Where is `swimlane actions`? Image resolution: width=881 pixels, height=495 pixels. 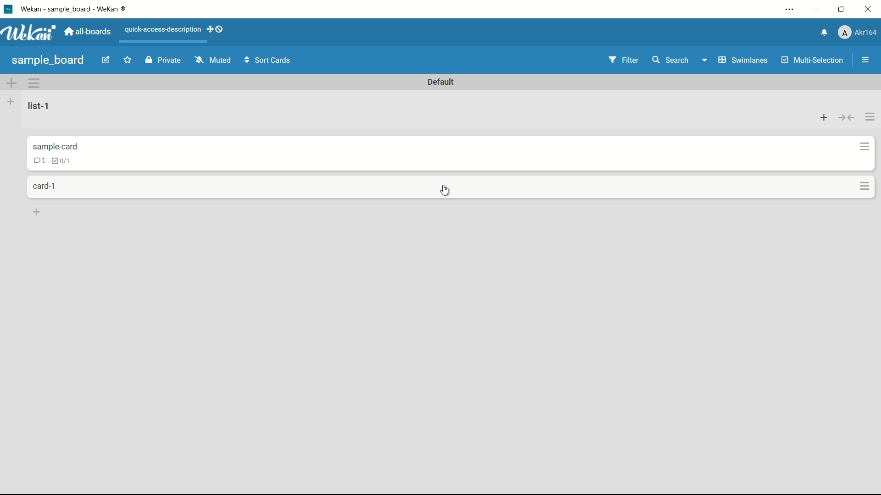 swimlane actions is located at coordinates (34, 83).